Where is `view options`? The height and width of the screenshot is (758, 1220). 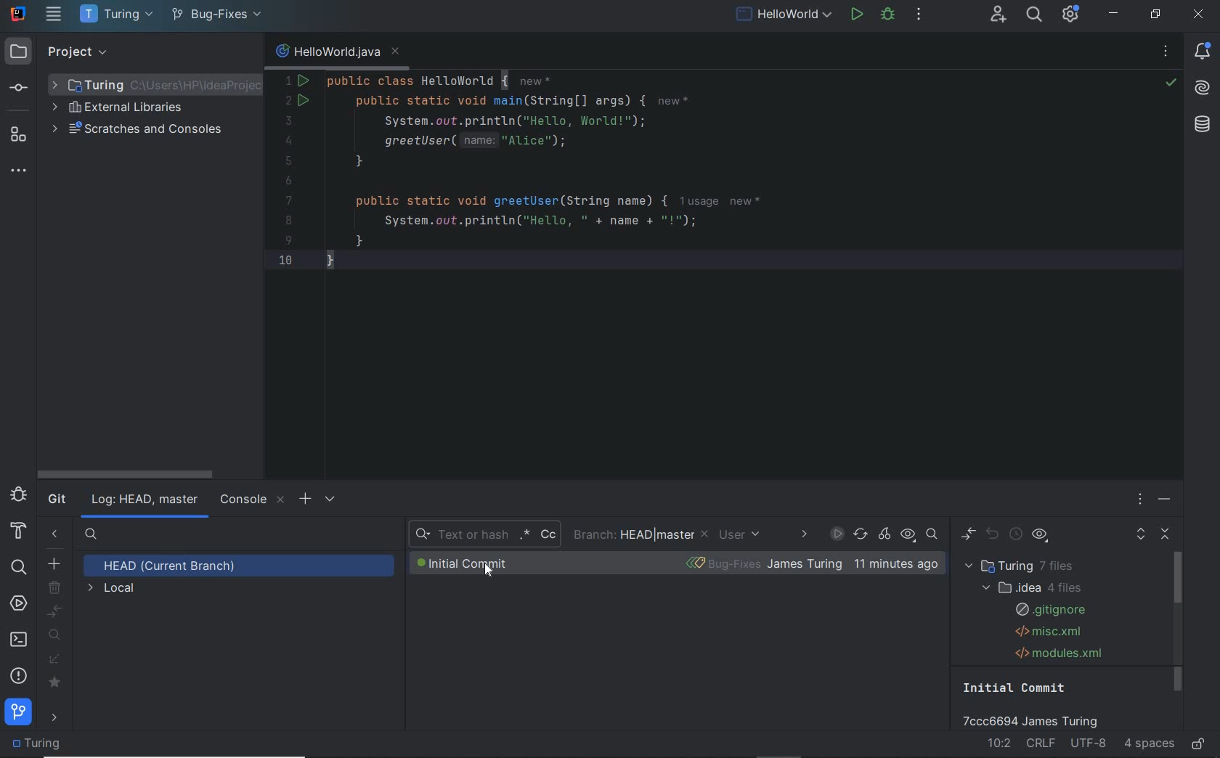 view options is located at coordinates (908, 535).